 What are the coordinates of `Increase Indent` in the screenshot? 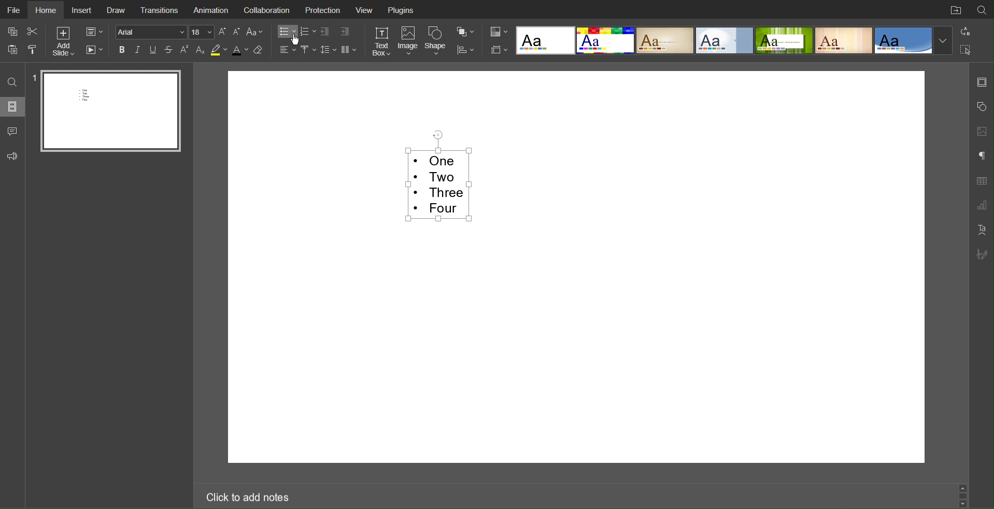 It's located at (343, 32).